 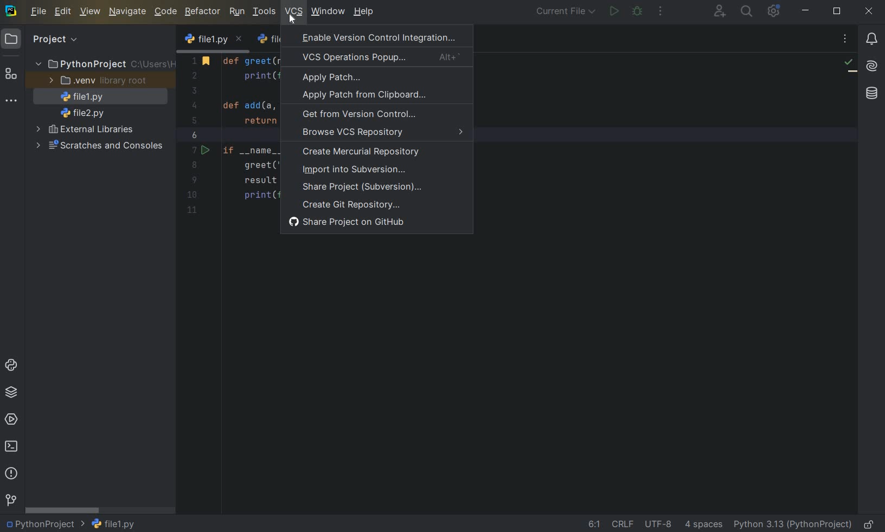 I want to click on help, so click(x=364, y=12).